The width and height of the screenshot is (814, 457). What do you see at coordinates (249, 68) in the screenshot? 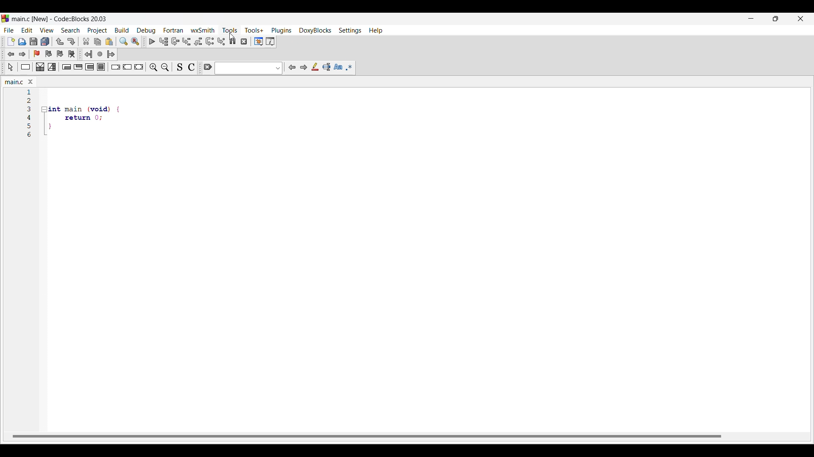
I see `Text box and text box options` at bounding box center [249, 68].